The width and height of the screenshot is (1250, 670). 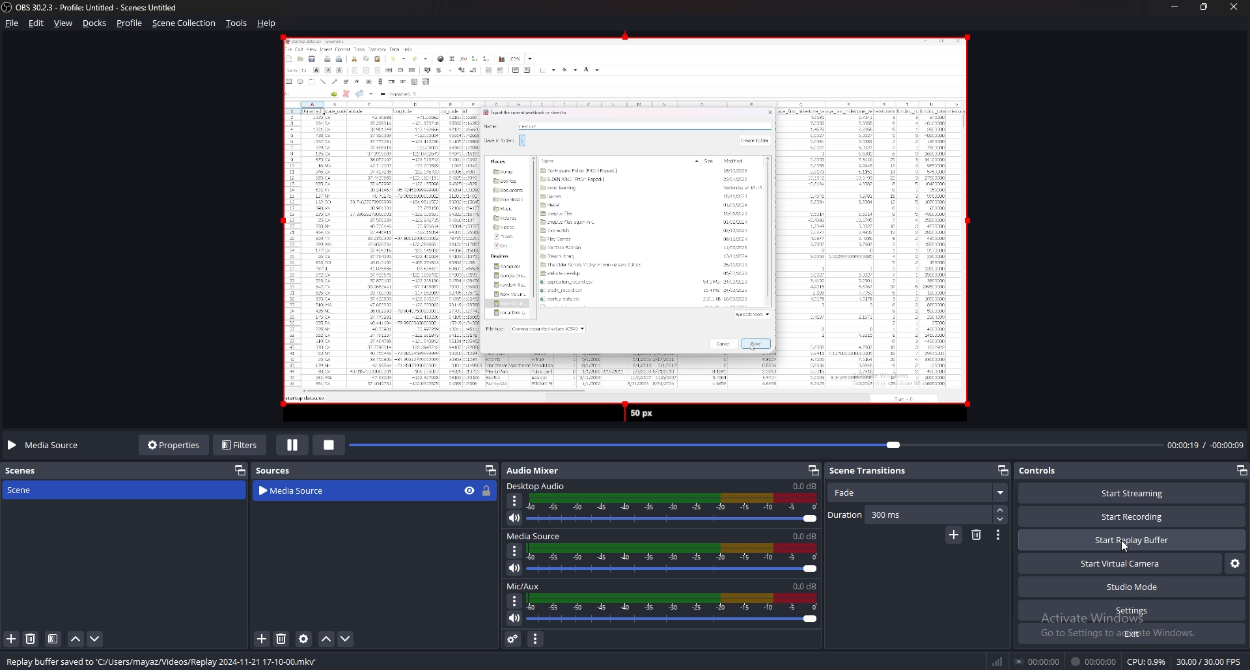 What do you see at coordinates (31, 638) in the screenshot?
I see `delete scene` at bounding box center [31, 638].